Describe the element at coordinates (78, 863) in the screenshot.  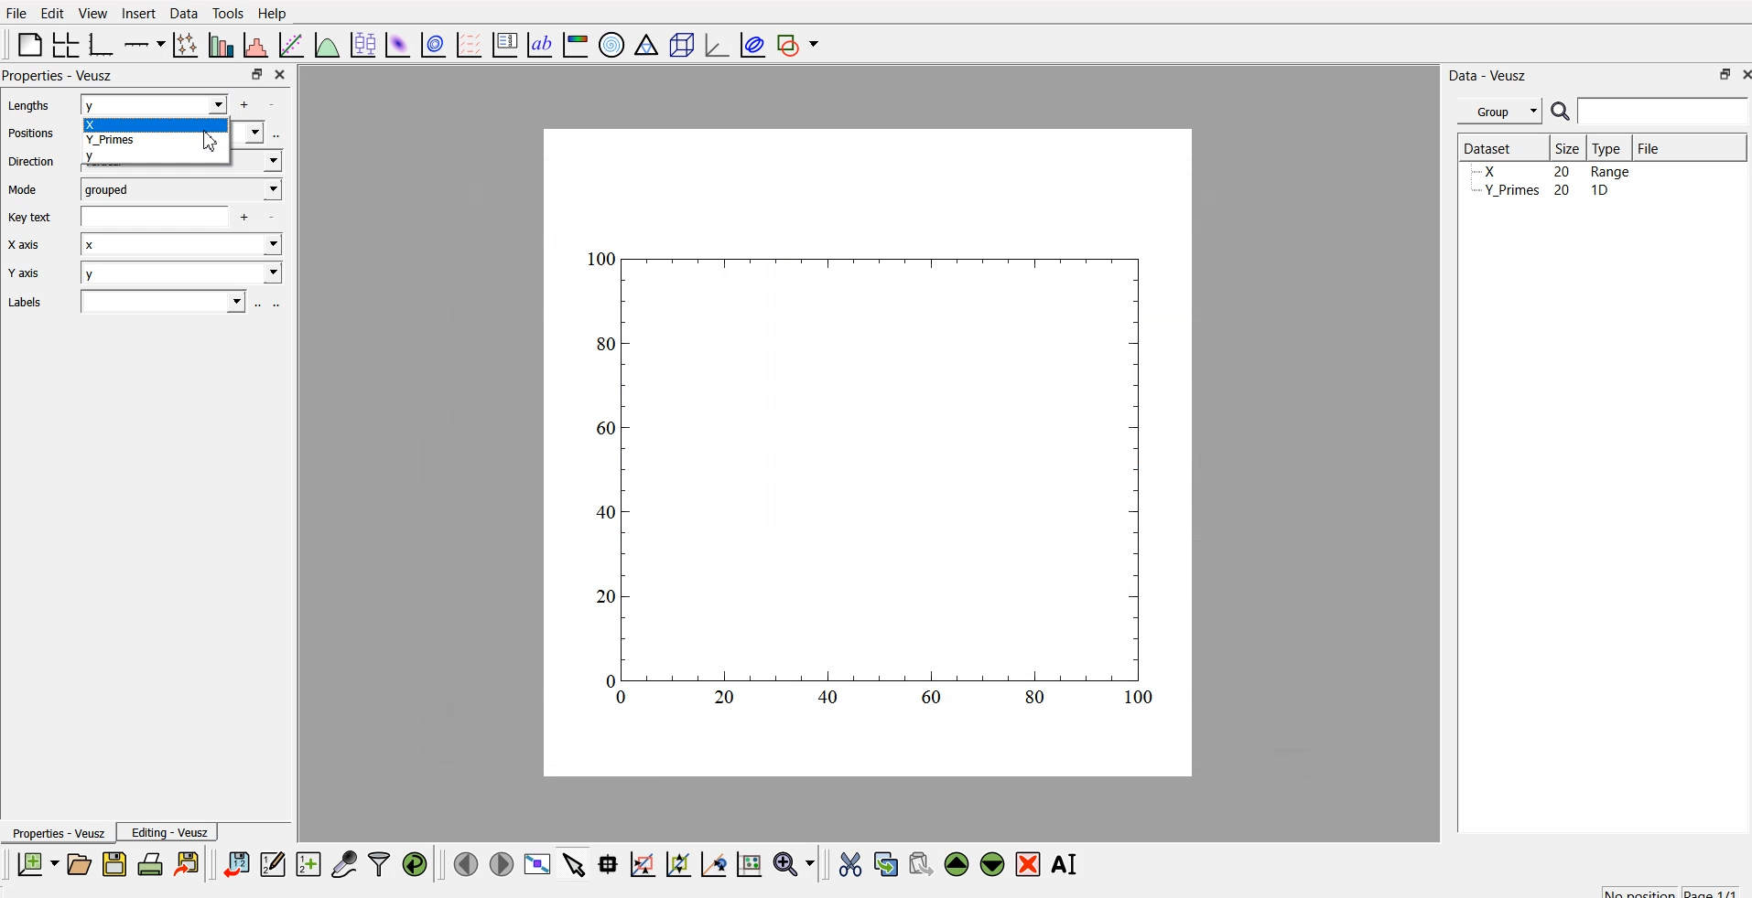
I see `open a document` at that location.